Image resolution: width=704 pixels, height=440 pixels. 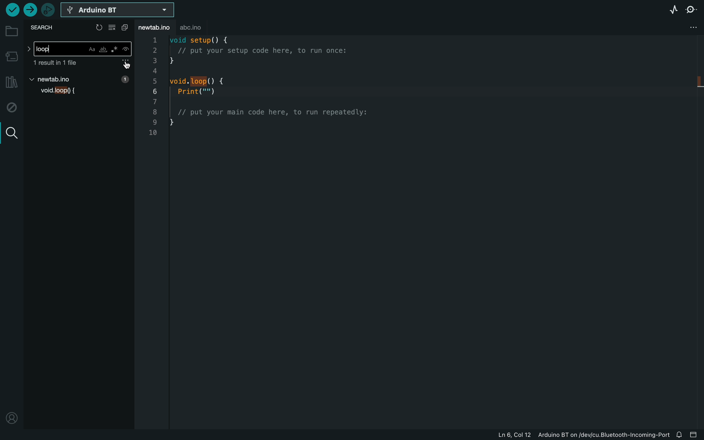 What do you see at coordinates (672, 10) in the screenshot?
I see `serial plotter` at bounding box center [672, 10].